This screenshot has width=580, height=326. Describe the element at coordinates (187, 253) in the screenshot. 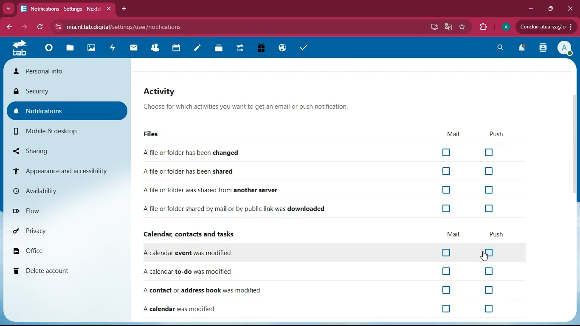

I see `A calendar event was modified` at that location.